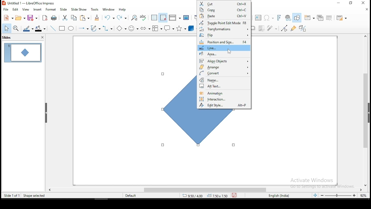  I want to click on clone formatting, so click(98, 19).